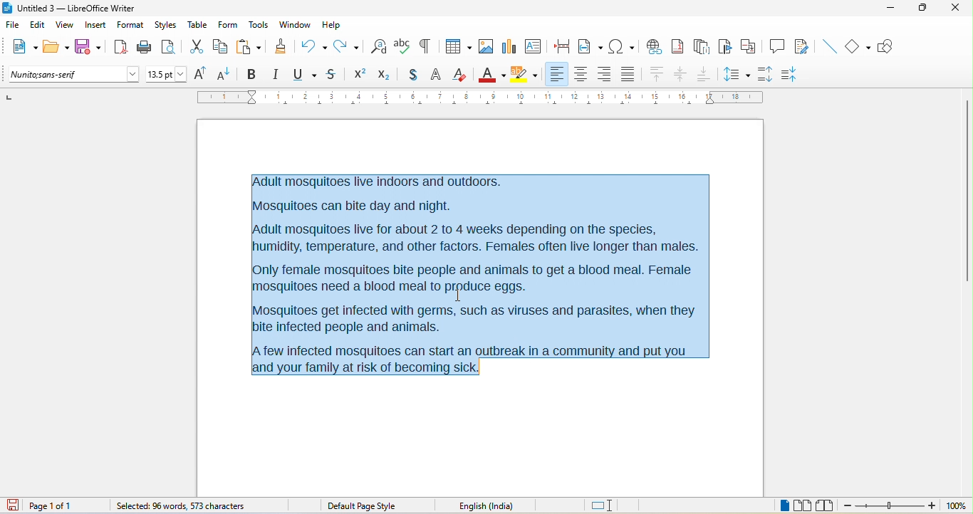 The image size is (973, 514). Describe the element at coordinates (462, 75) in the screenshot. I see `clear direct formatting` at that location.